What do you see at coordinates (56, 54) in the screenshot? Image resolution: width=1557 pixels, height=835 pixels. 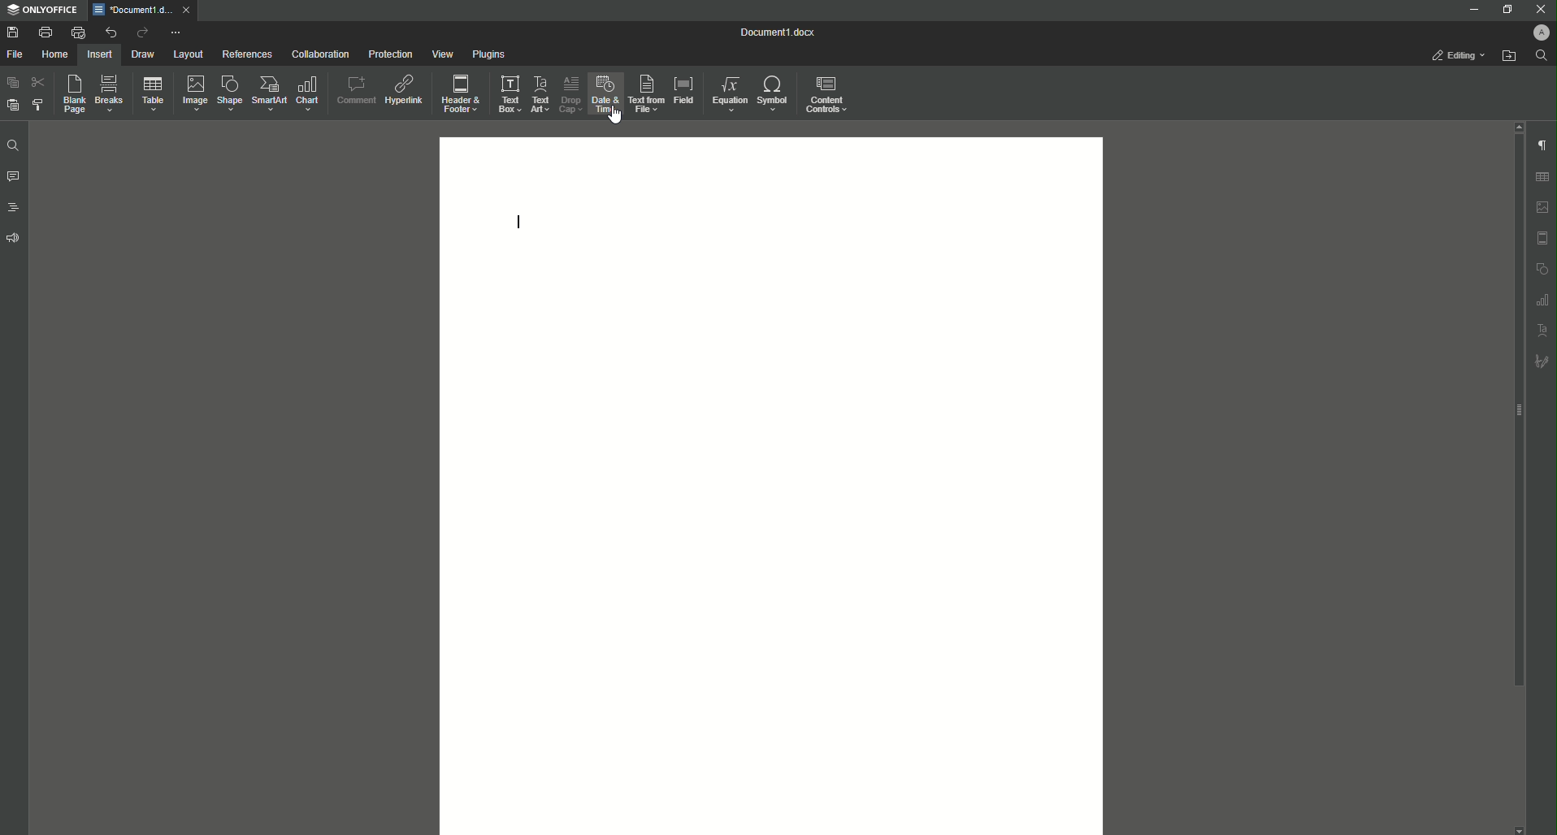 I see `Home` at bounding box center [56, 54].